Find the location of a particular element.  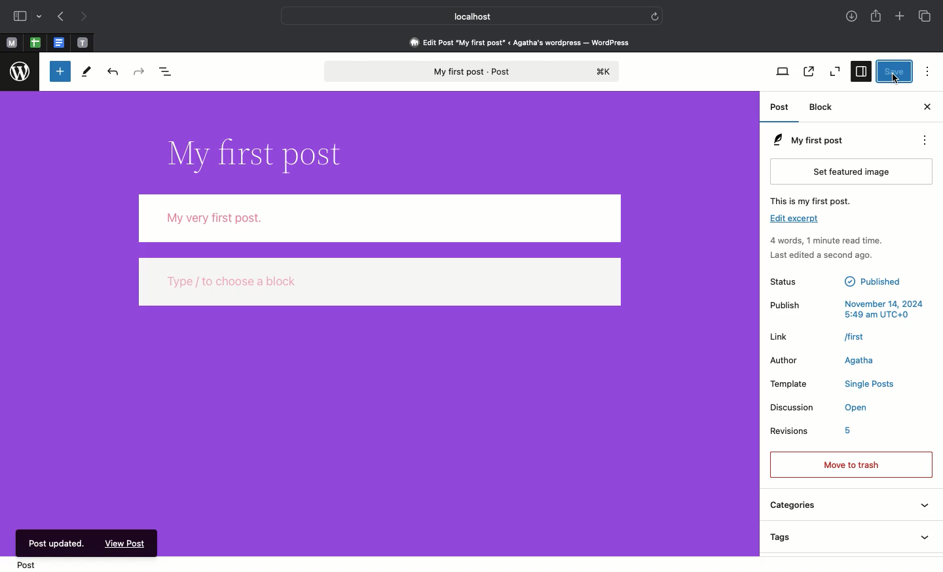

Zoom out is located at coordinates (836, 73).